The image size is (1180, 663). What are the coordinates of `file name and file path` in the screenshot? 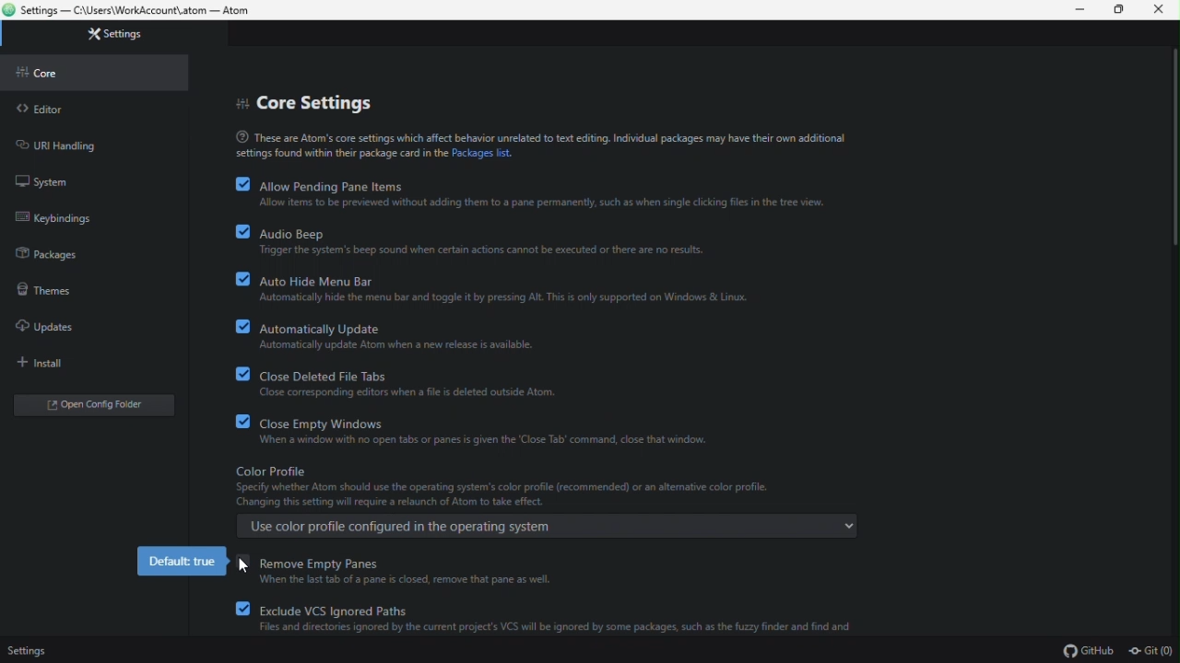 It's located at (143, 12).